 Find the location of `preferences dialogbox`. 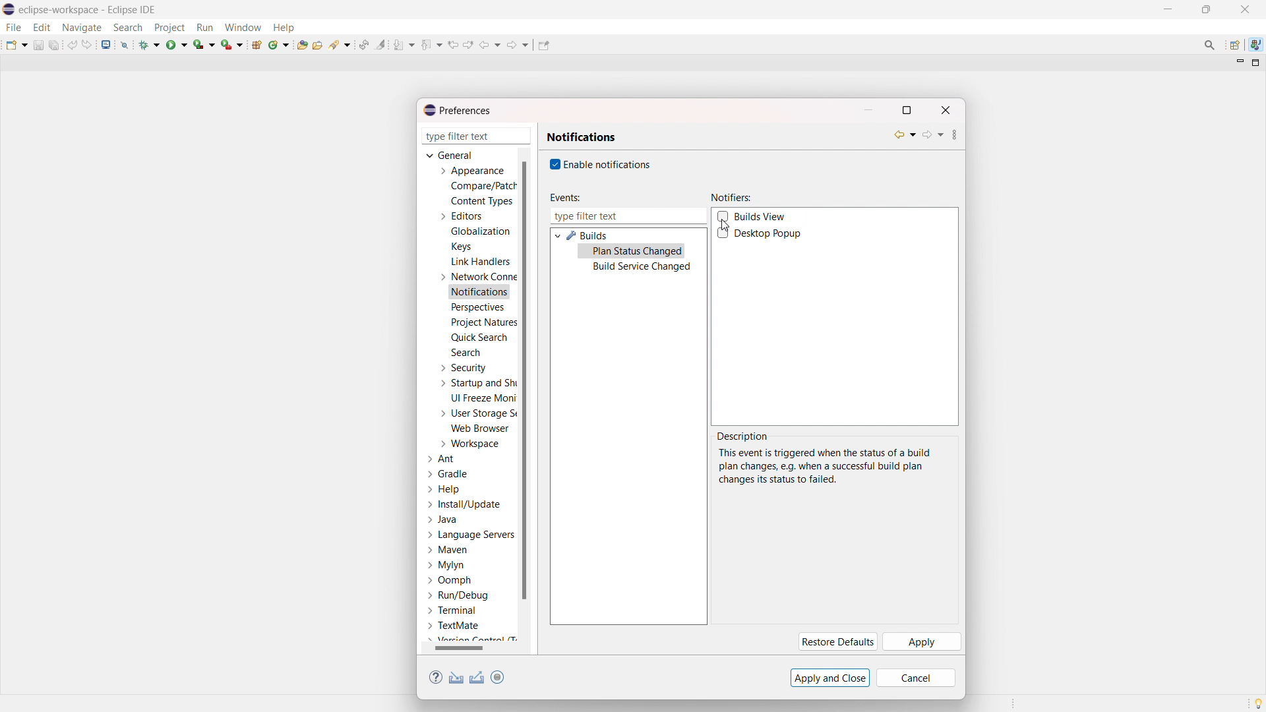

preferences dialogbox is located at coordinates (456, 110).